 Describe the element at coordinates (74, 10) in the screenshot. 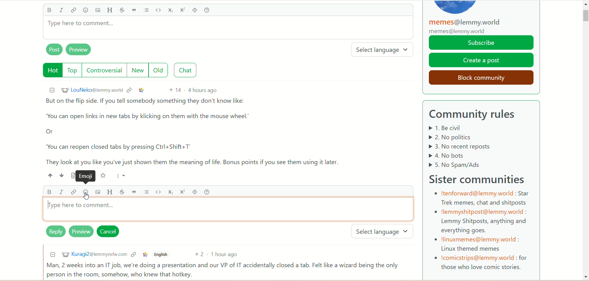

I see `link` at that location.